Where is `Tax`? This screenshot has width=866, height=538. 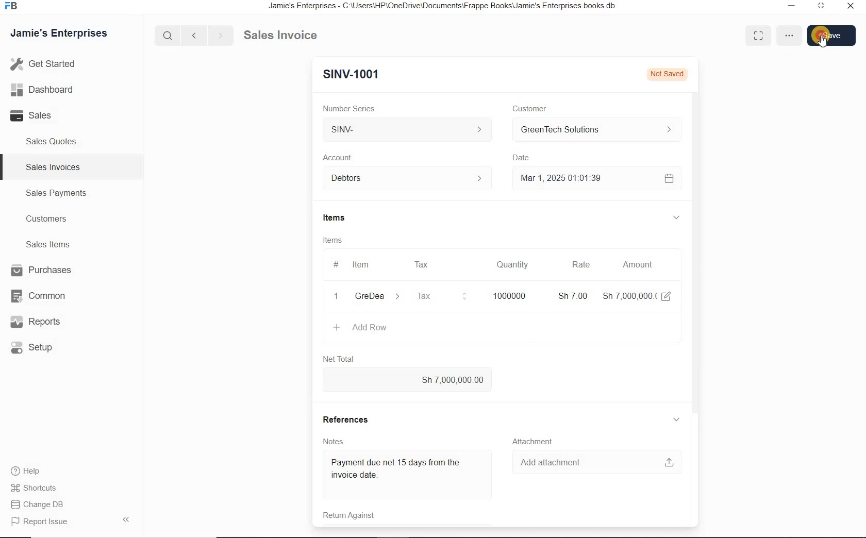 Tax is located at coordinates (441, 295).